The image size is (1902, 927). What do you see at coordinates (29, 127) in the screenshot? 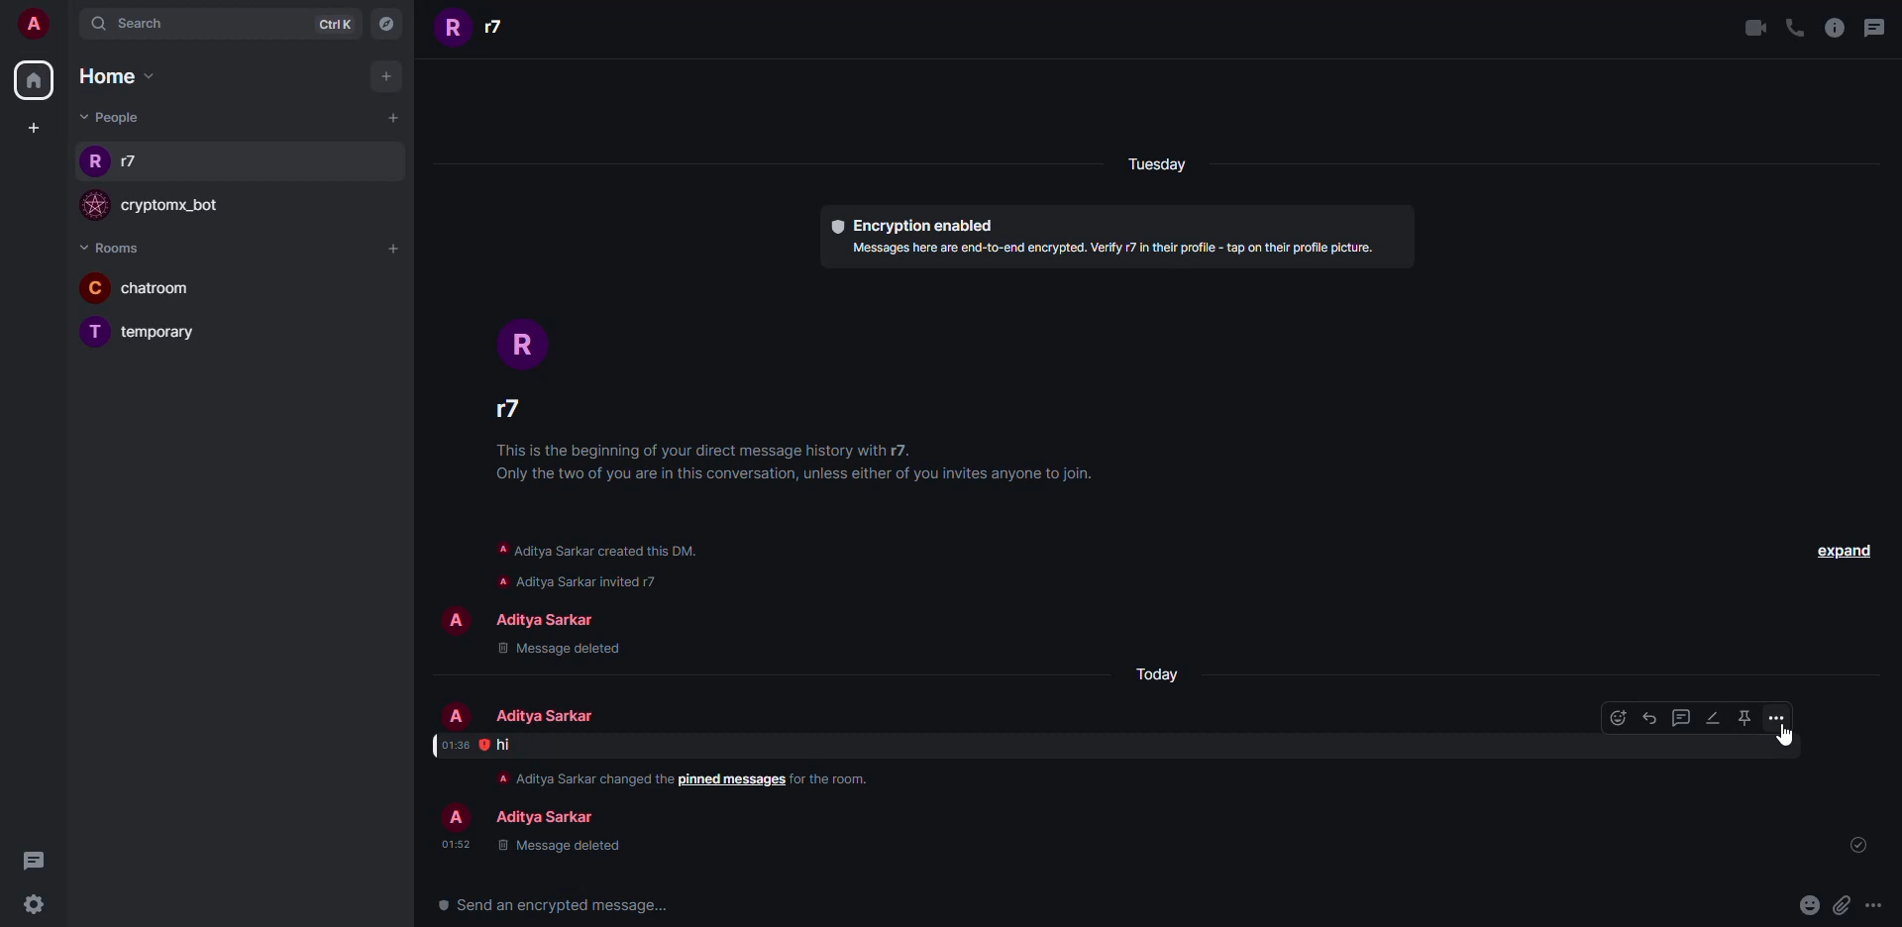
I see `create space` at bounding box center [29, 127].